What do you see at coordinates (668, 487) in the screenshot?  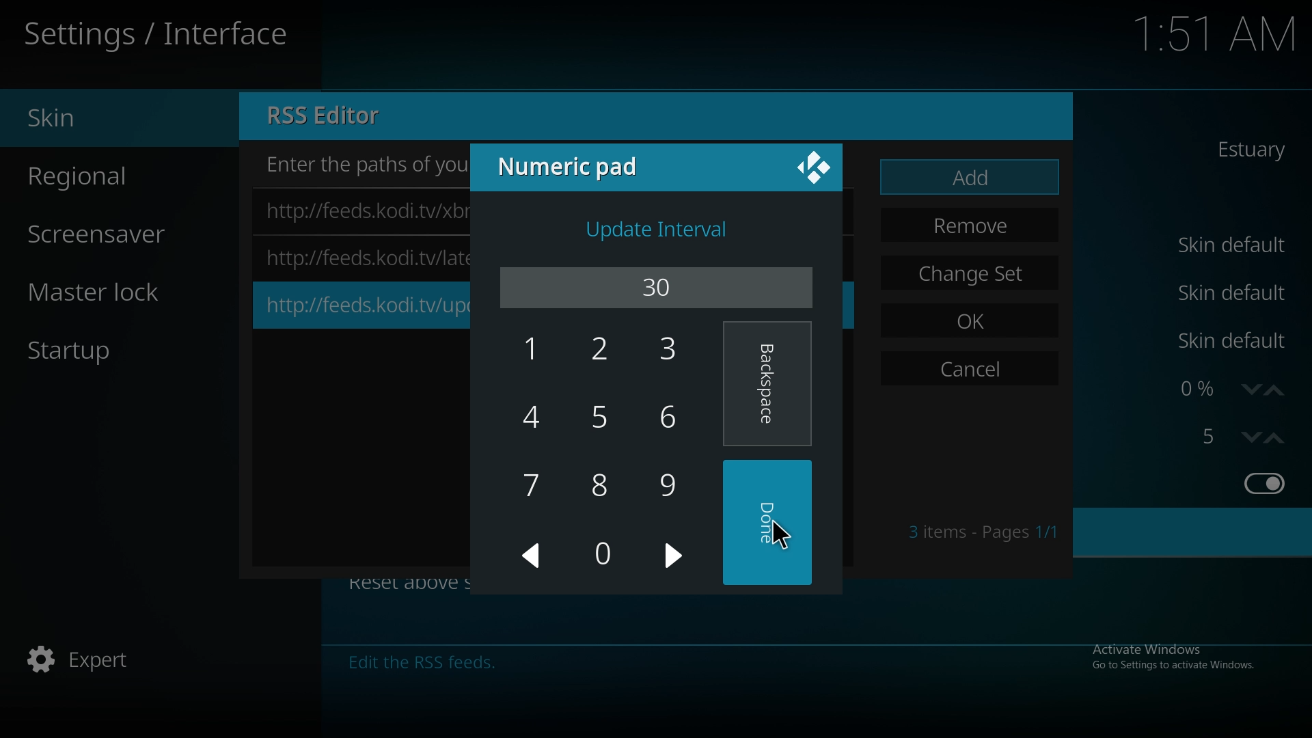 I see `9` at bounding box center [668, 487].